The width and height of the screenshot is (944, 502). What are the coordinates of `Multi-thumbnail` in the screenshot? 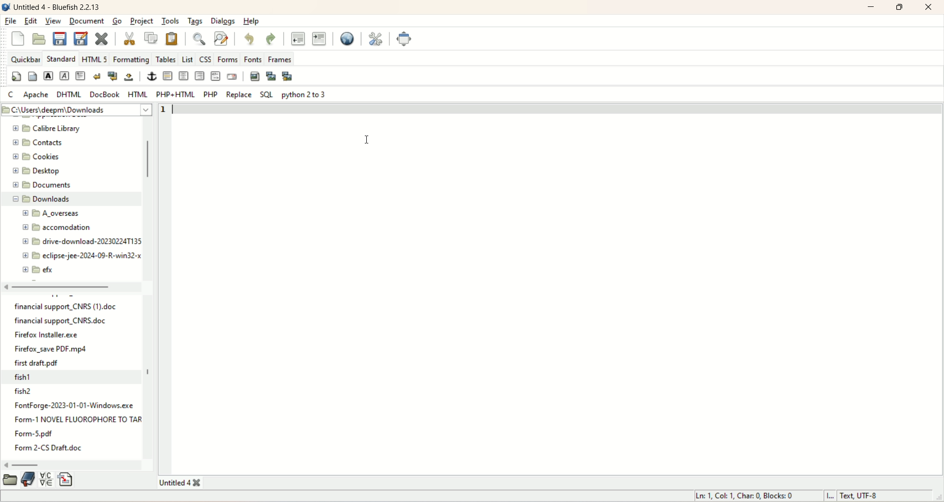 It's located at (289, 77).